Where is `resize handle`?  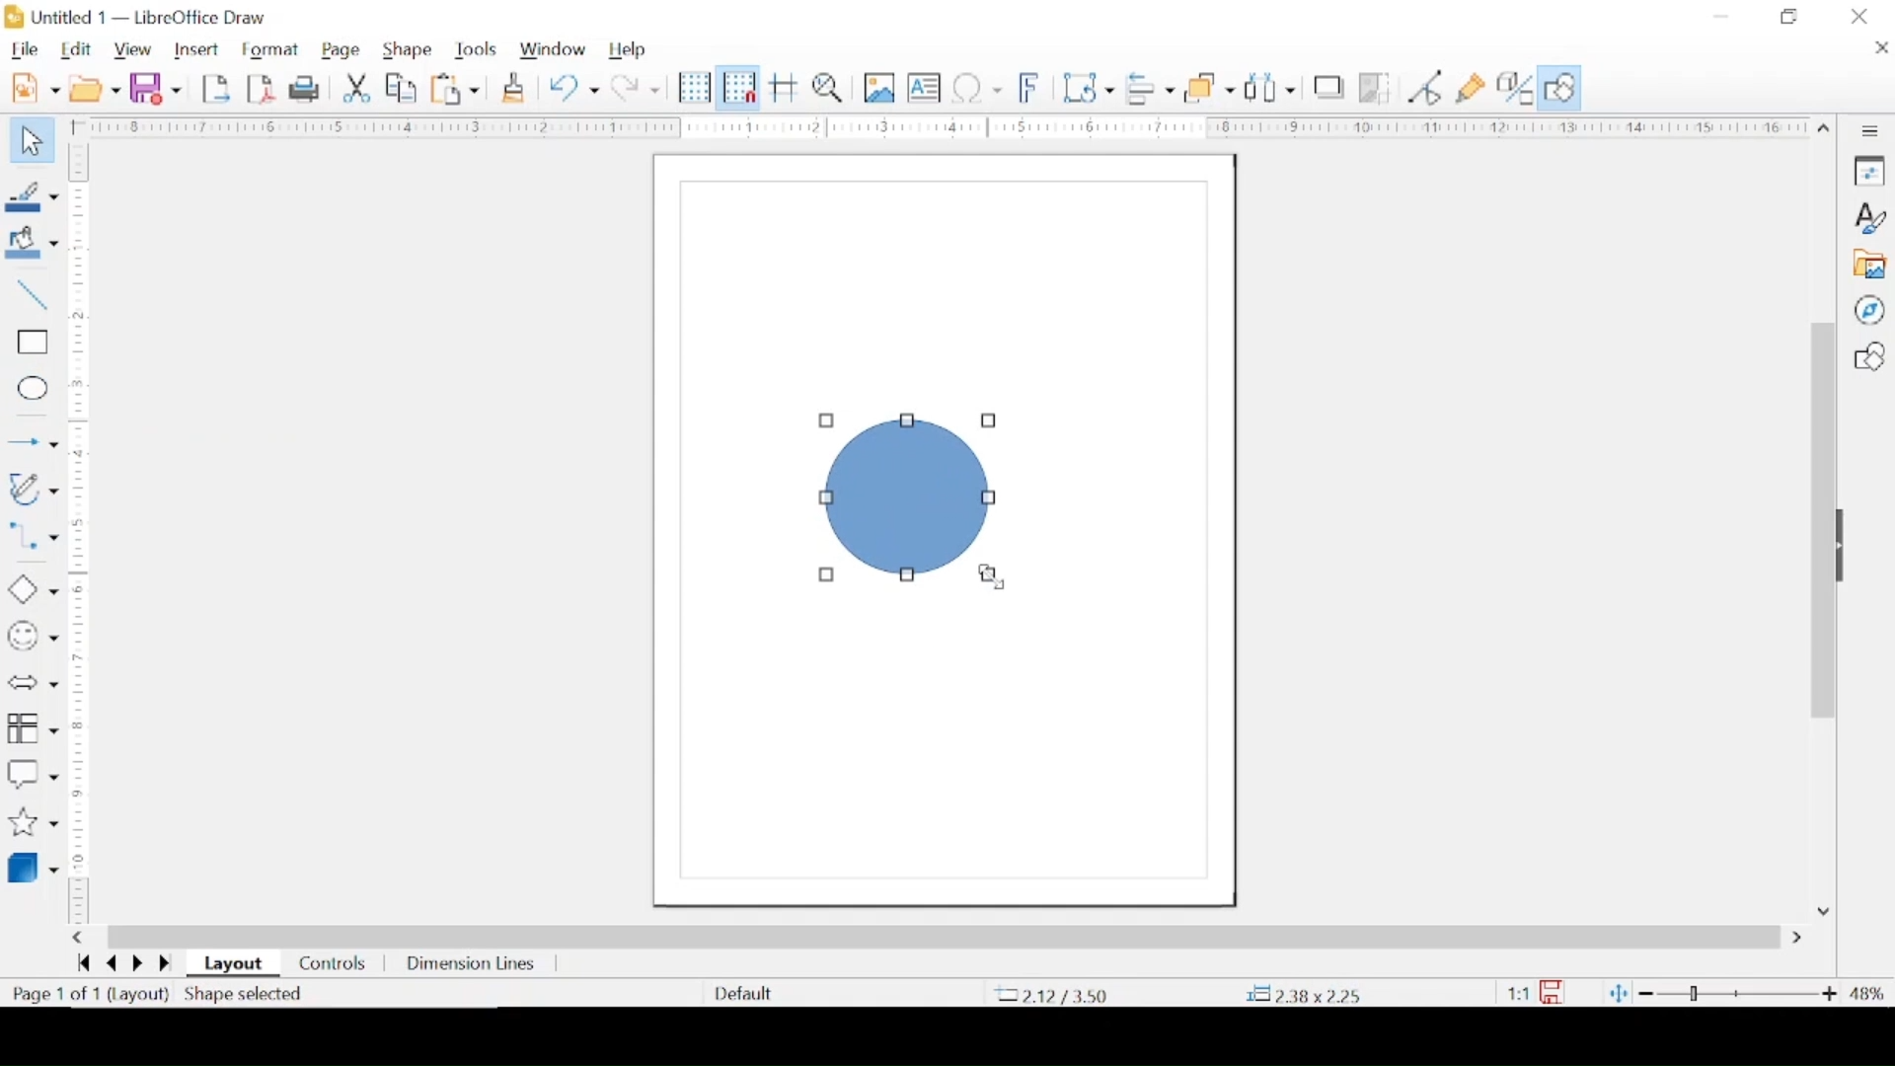
resize handle is located at coordinates (990, 421).